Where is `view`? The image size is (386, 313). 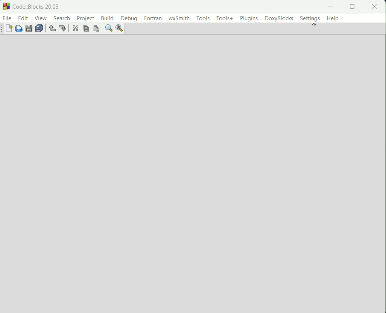
view is located at coordinates (41, 18).